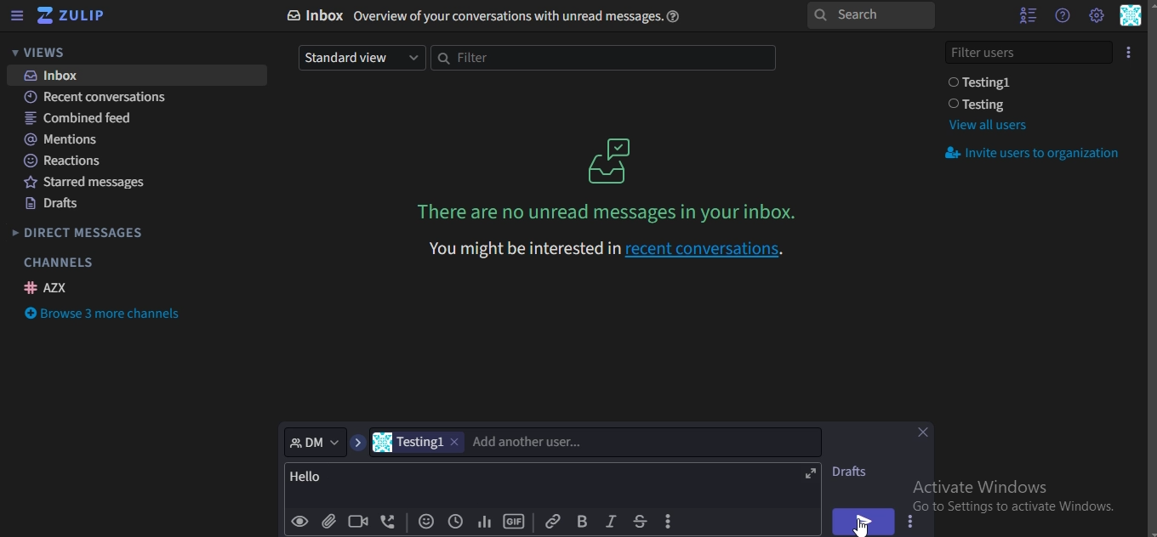 This screenshot has height=537, width=1157. Describe the element at coordinates (582, 521) in the screenshot. I see `vold` at that location.